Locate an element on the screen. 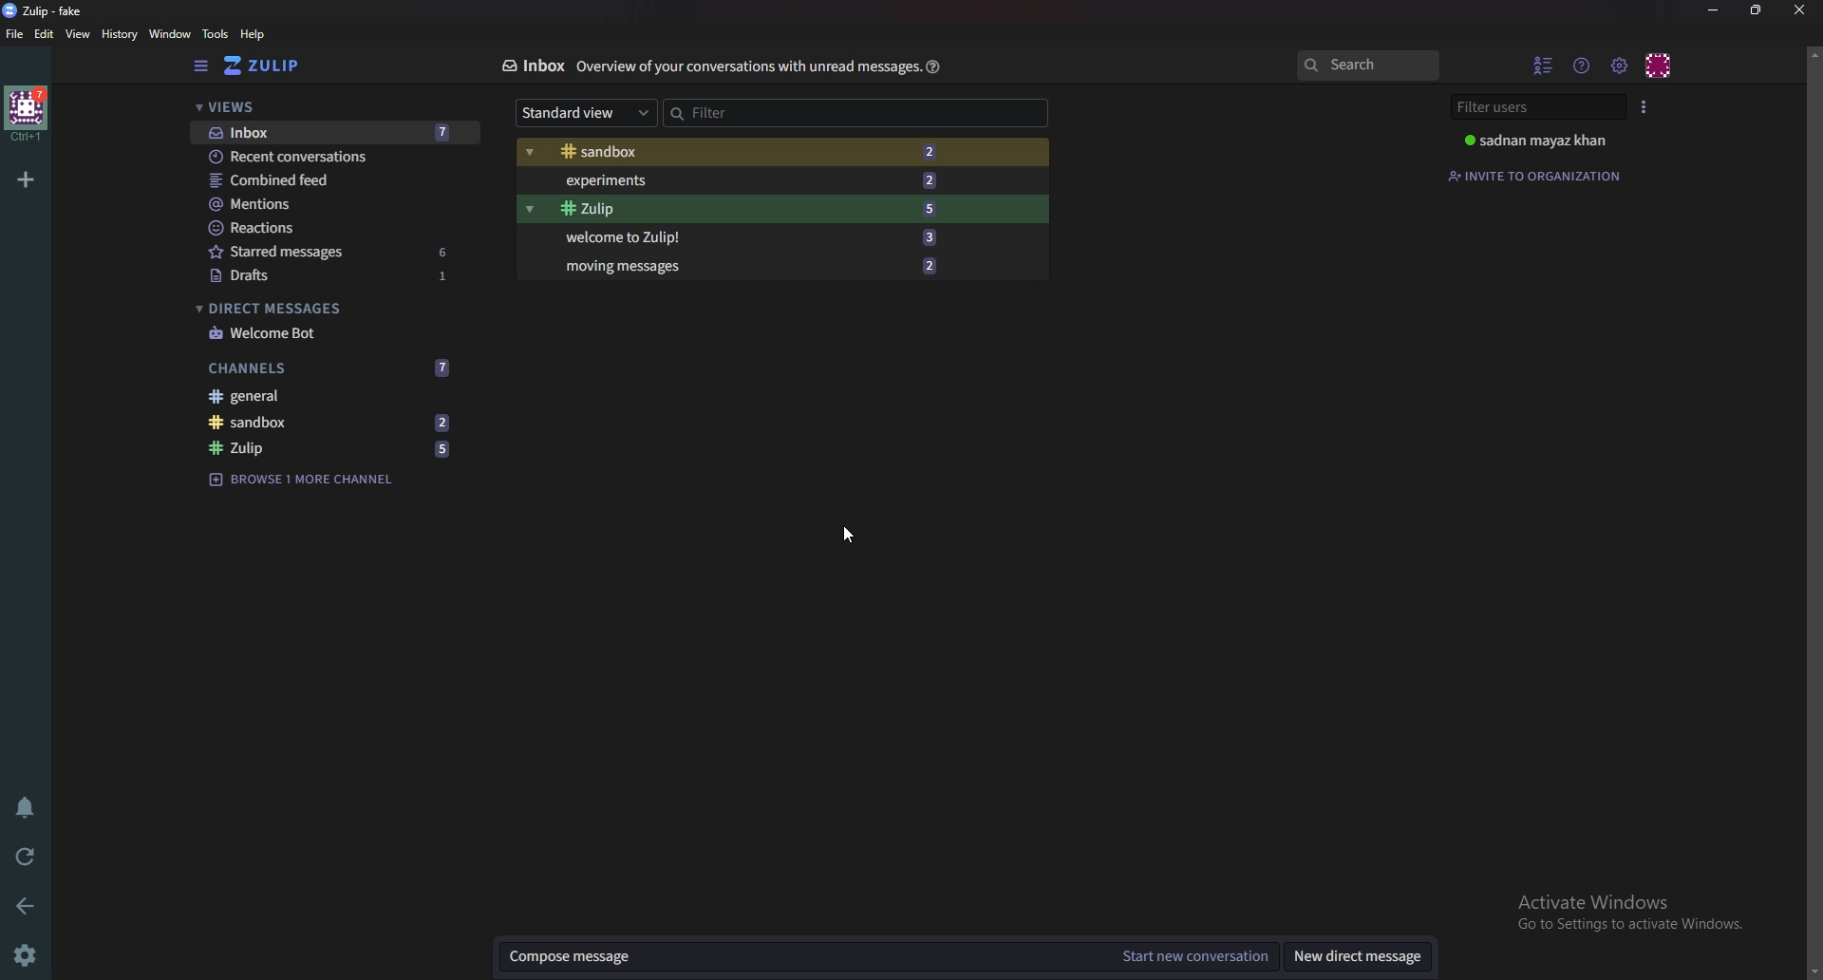  zulip is located at coordinates (262, 65).